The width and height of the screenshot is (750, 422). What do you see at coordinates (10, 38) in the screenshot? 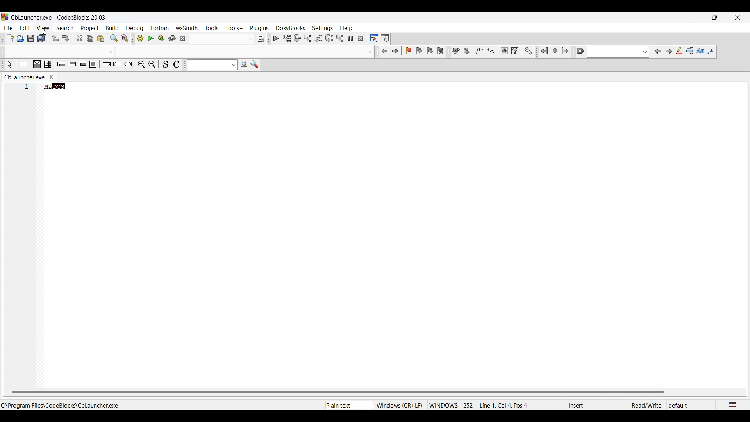
I see `New file` at bounding box center [10, 38].